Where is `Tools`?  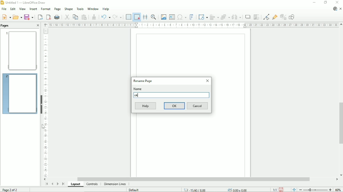 Tools is located at coordinates (80, 8).